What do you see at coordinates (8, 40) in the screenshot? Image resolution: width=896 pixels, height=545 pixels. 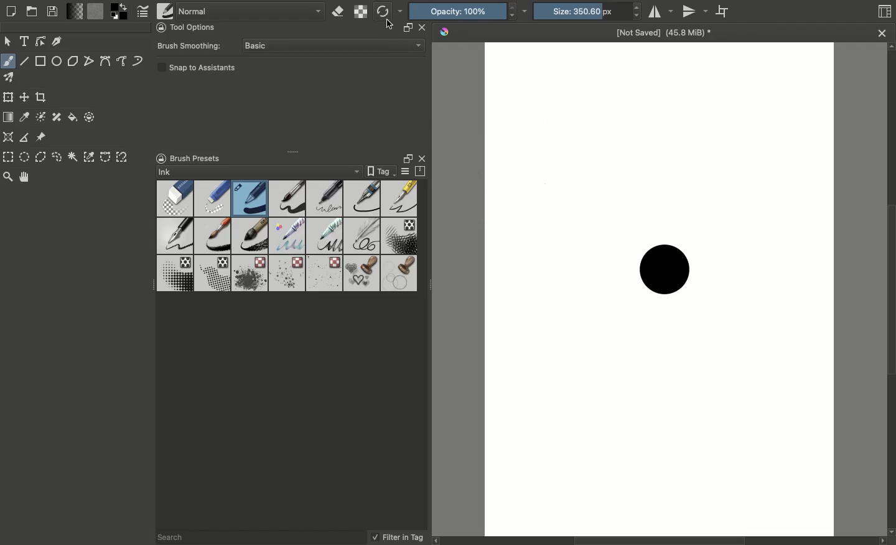 I see `Move` at bounding box center [8, 40].